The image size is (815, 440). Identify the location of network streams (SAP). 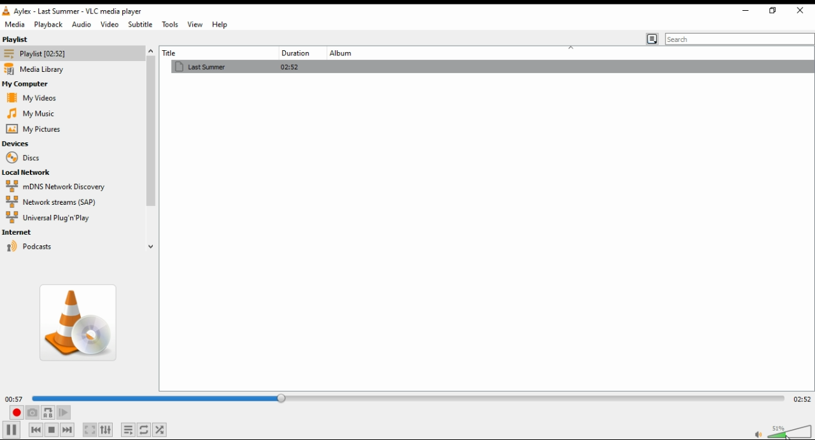
(62, 202).